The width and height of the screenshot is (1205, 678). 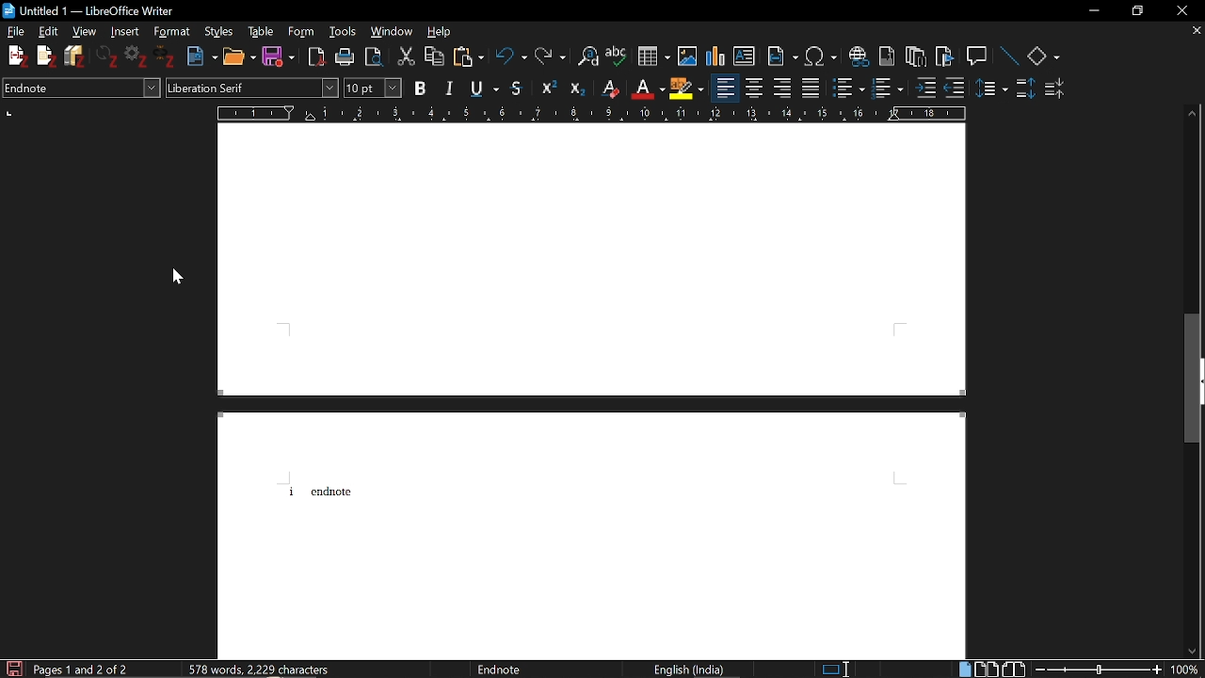 I want to click on Highlight, so click(x=689, y=89).